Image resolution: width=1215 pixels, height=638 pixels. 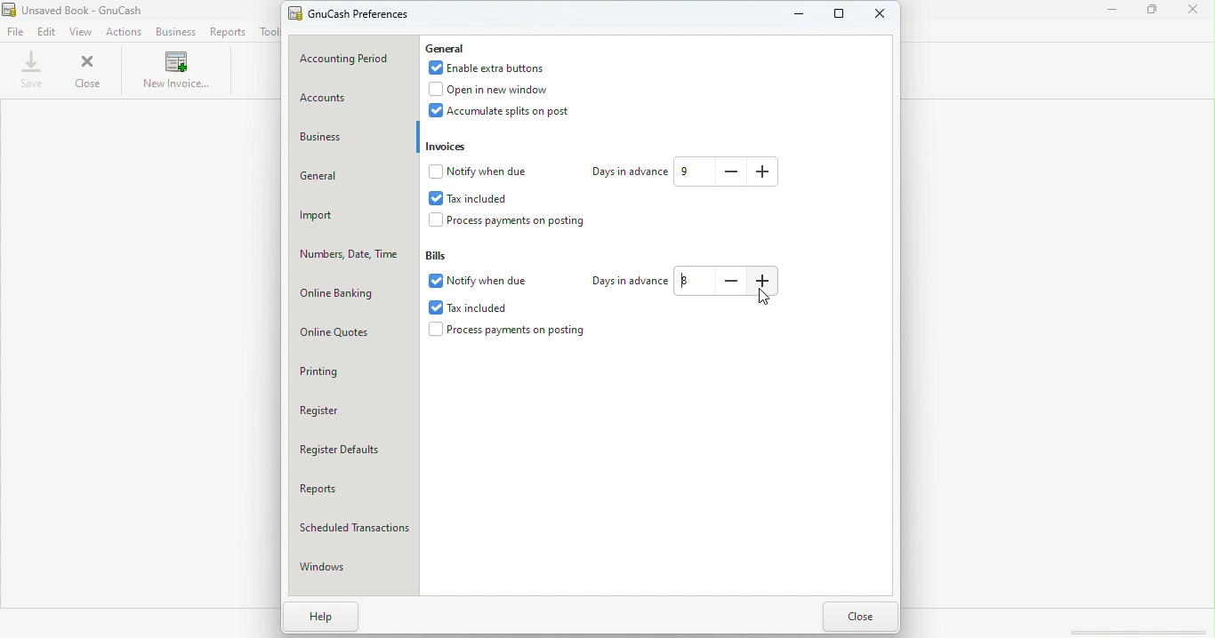 I want to click on Enable extra buttons, so click(x=494, y=69).